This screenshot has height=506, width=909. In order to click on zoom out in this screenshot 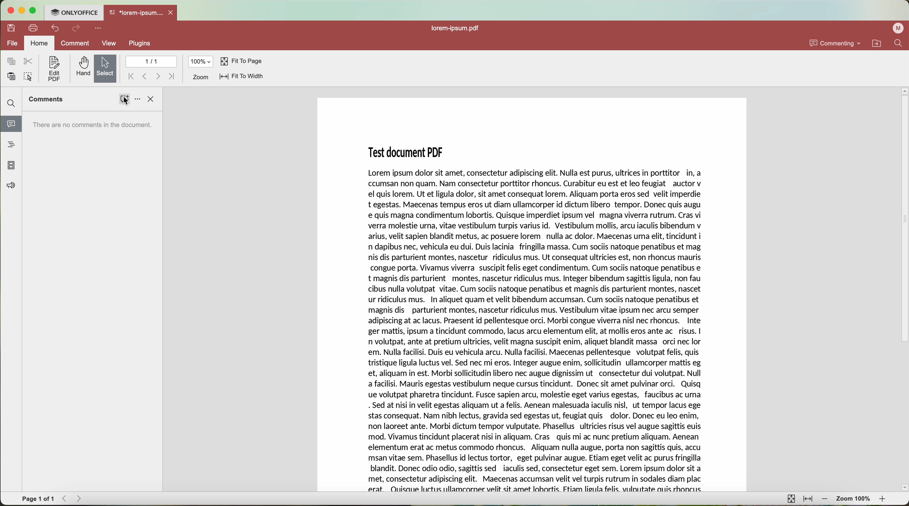, I will do `click(825, 500)`.